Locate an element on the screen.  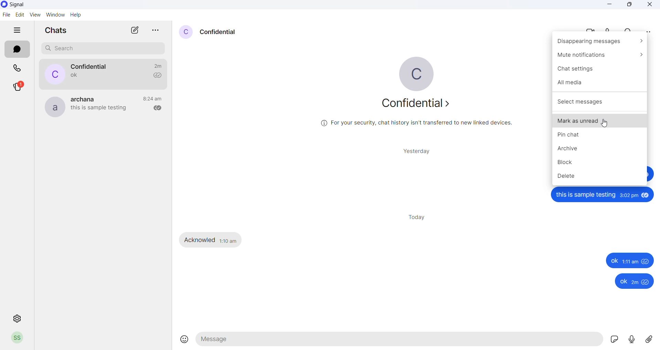
stories is located at coordinates (17, 87).